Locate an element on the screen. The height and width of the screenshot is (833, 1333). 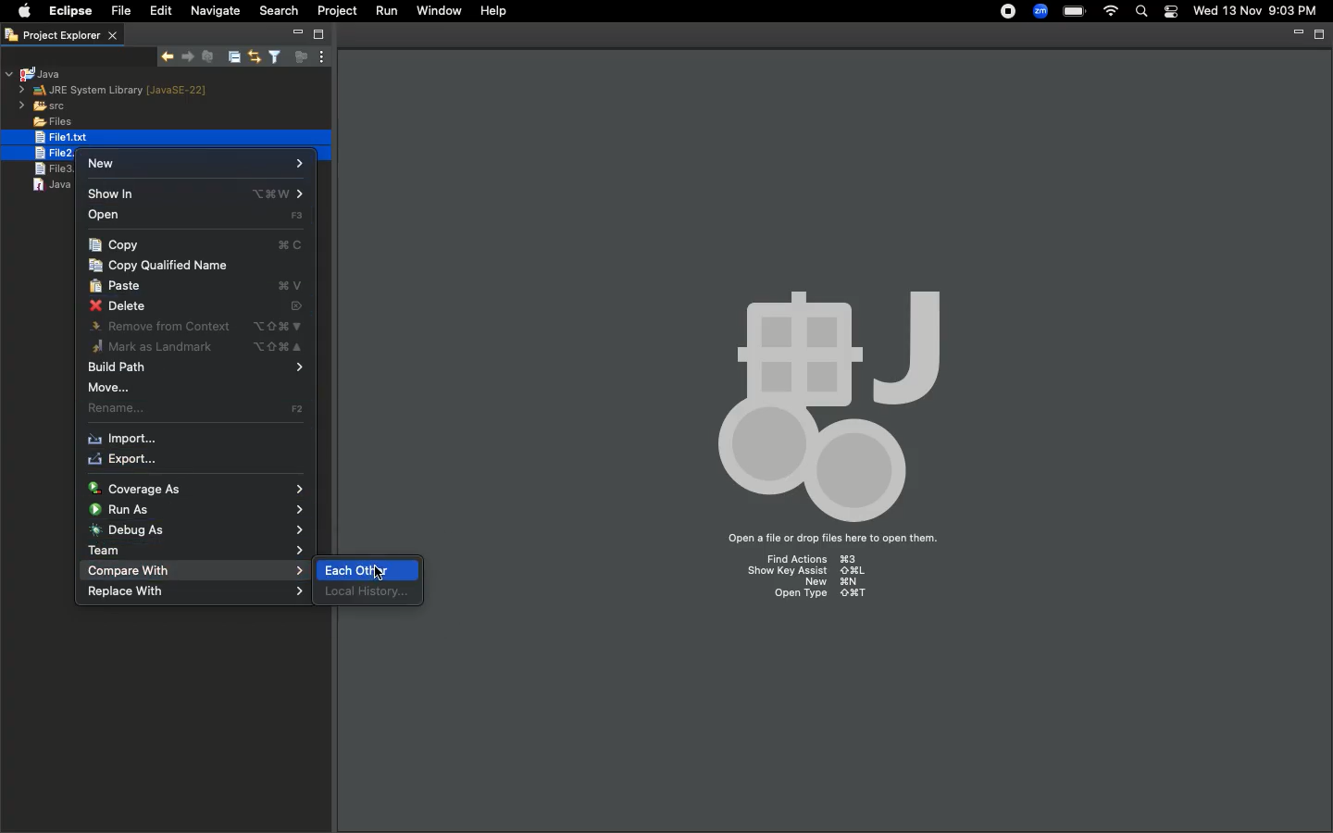
Import is located at coordinates (123, 438).